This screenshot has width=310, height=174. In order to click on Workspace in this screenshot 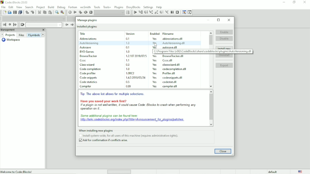, I will do `click(12, 40)`.